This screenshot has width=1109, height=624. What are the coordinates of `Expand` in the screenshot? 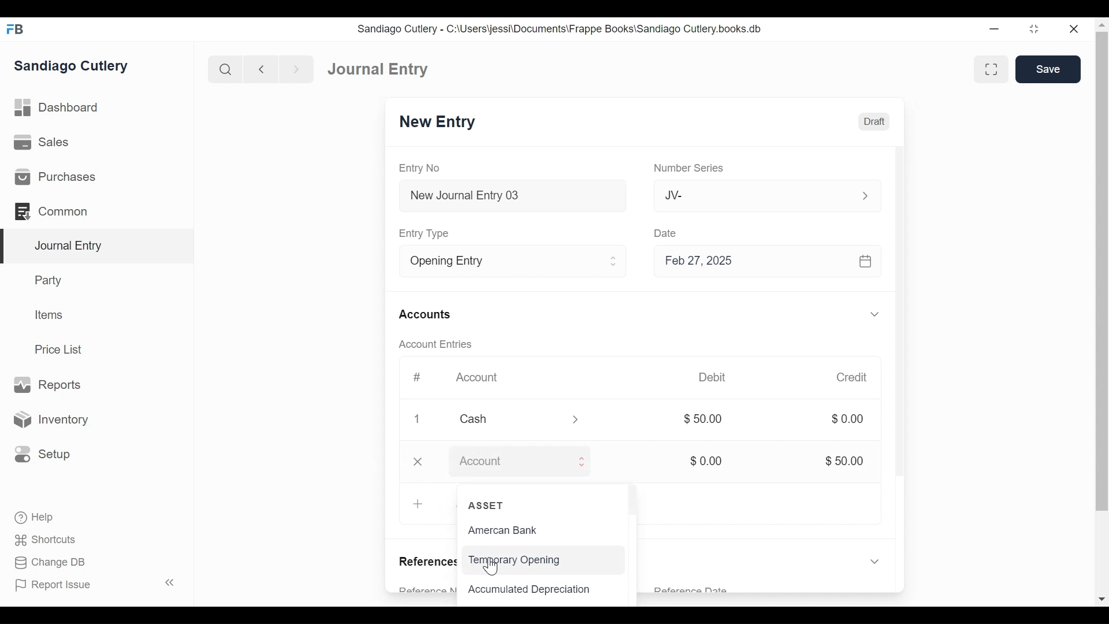 It's located at (583, 461).